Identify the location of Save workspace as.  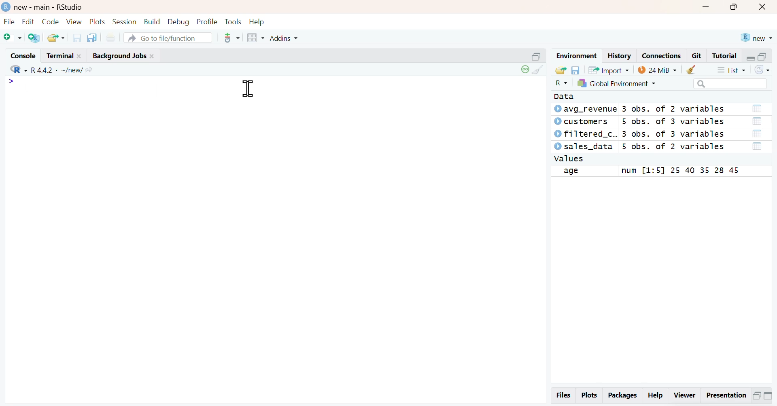
(575, 70).